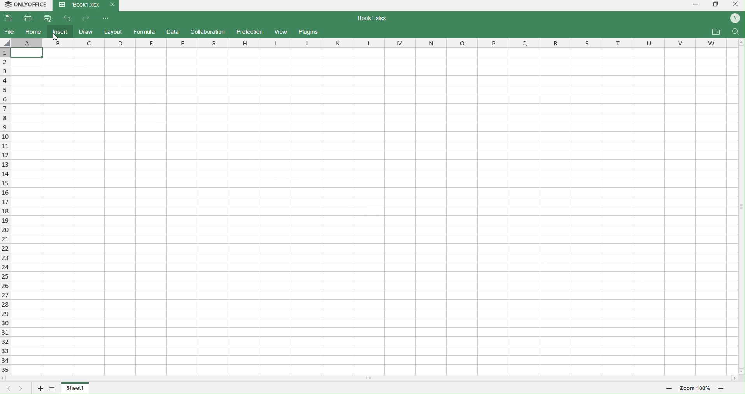 This screenshot has width=745, height=394. I want to click on sheet1, so click(76, 387).